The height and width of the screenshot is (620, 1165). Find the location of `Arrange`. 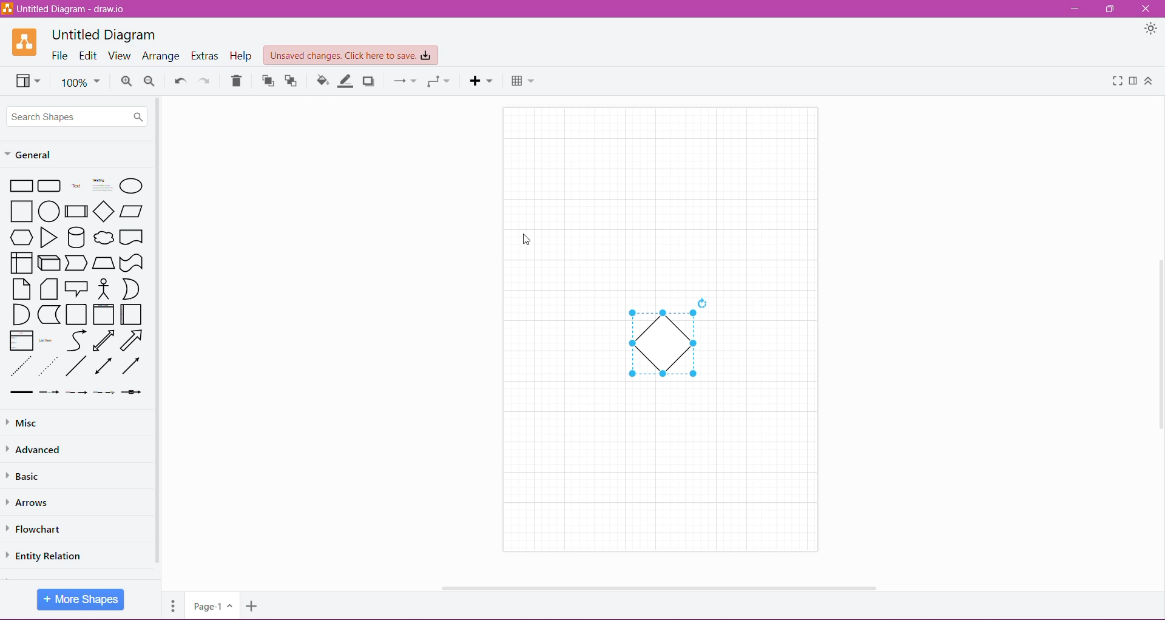

Arrange is located at coordinates (162, 57).